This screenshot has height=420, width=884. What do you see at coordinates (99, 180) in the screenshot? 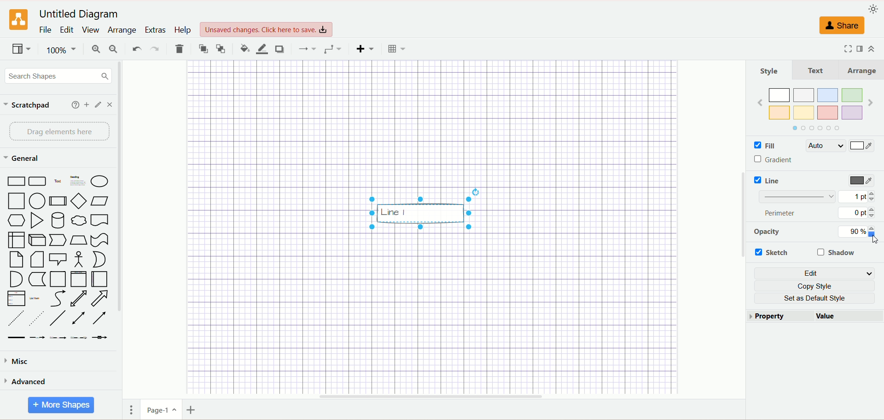
I see `Ellipse` at bounding box center [99, 180].